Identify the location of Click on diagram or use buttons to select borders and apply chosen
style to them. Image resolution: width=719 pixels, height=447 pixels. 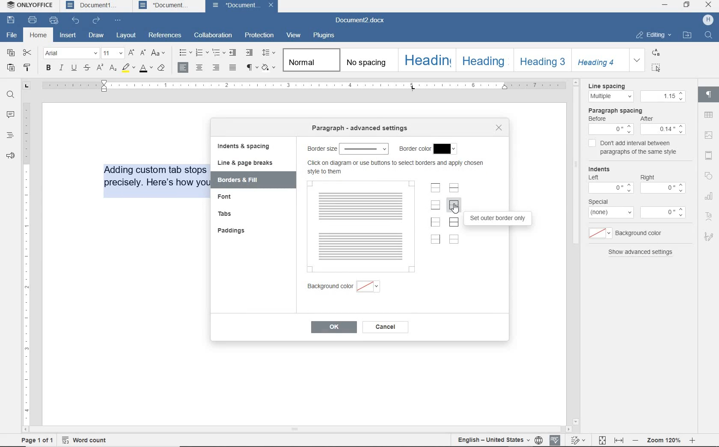
(397, 167).